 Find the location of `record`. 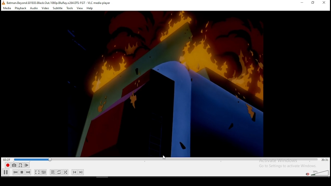

record is located at coordinates (7, 165).